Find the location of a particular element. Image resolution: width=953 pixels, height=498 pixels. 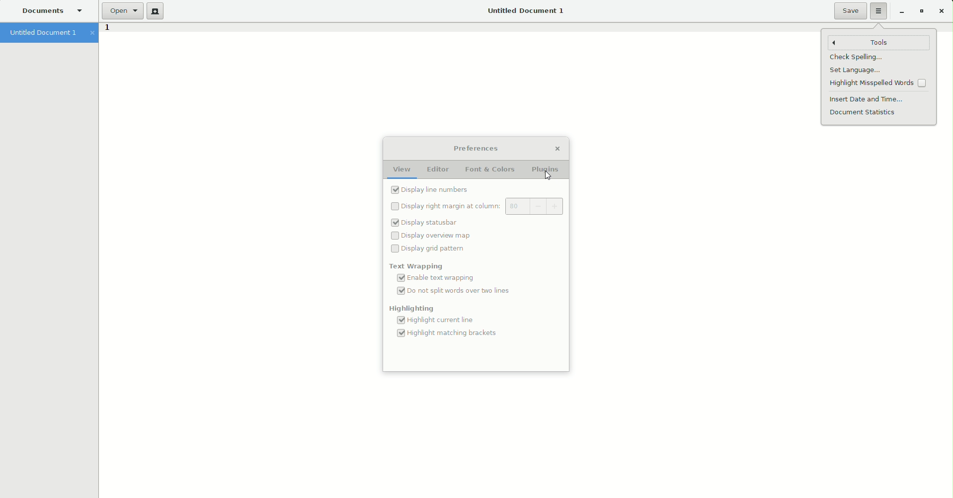

Insert date and time is located at coordinates (868, 99).